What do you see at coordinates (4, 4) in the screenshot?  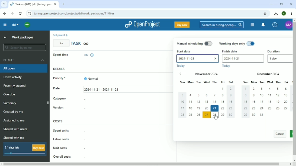 I see `Search tab` at bounding box center [4, 4].